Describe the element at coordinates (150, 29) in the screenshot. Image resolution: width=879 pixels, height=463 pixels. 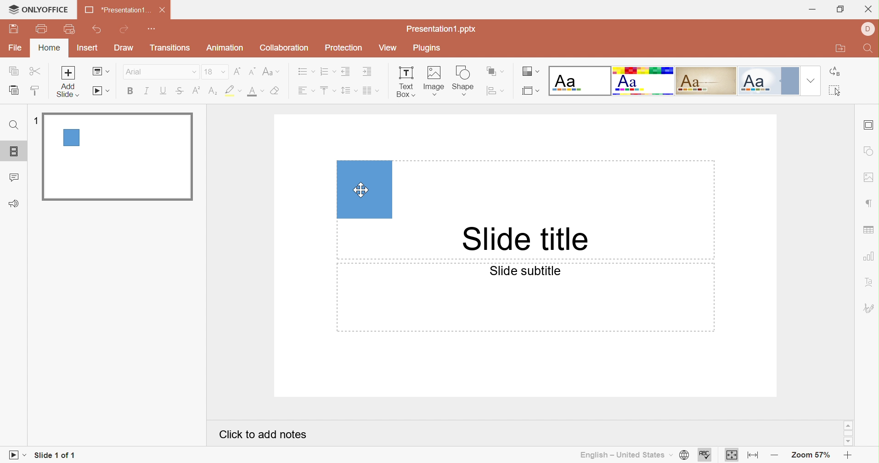
I see `Customize Quick Access Toolbar` at that location.